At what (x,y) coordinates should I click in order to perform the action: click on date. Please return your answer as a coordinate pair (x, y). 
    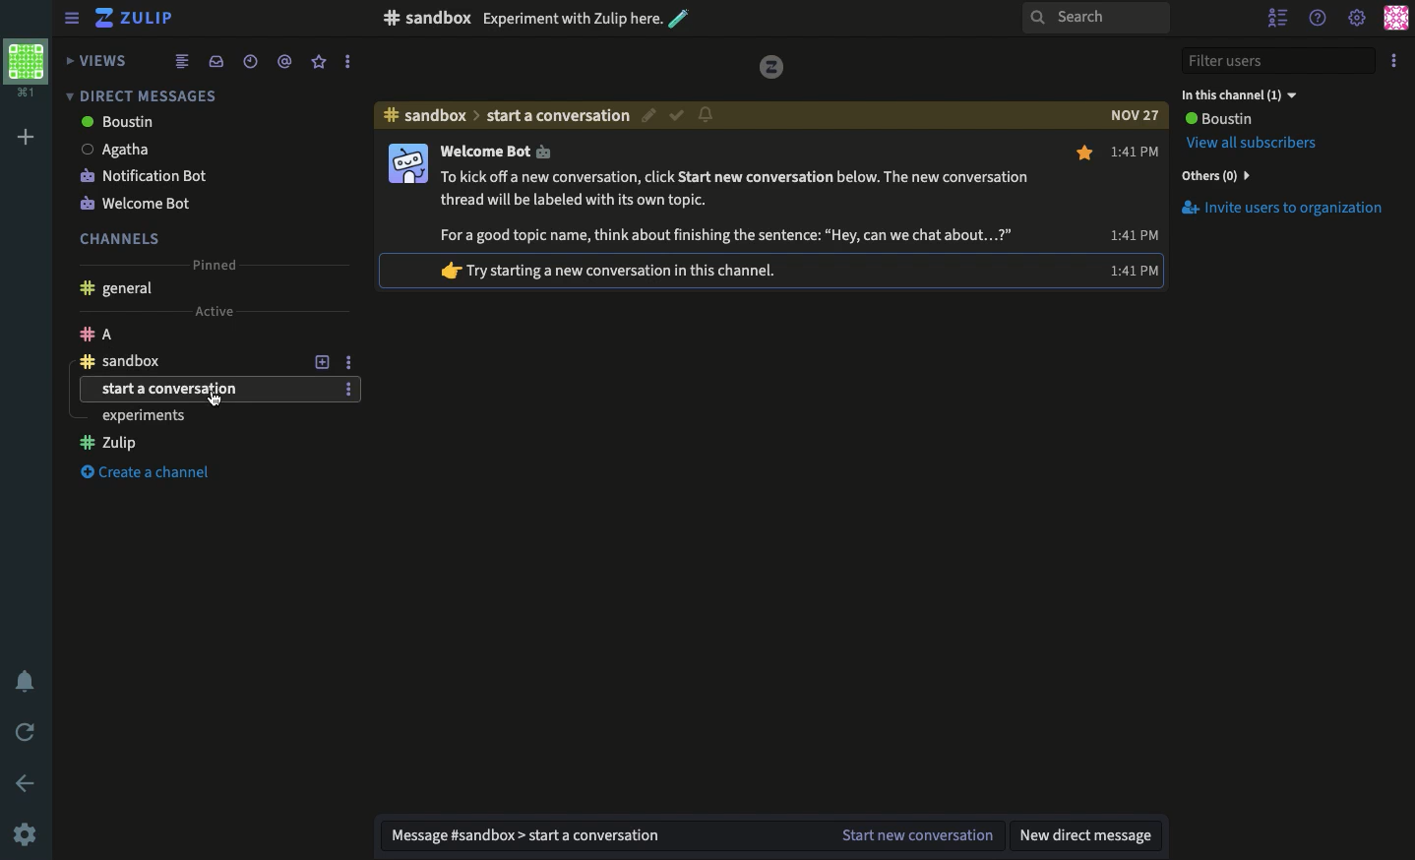
    Looking at the image, I should click on (1134, 115).